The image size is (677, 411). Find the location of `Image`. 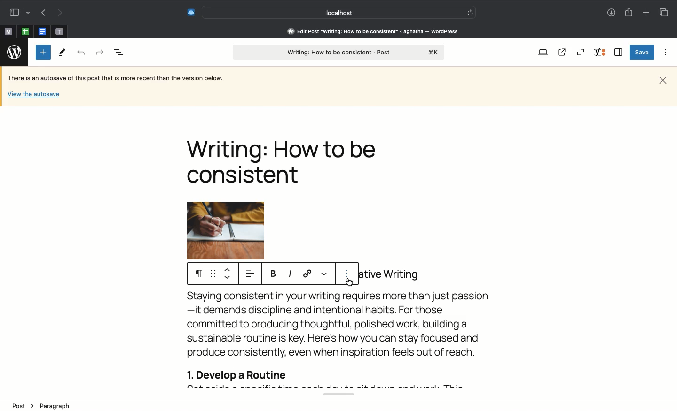

Image is located at coordinates (237, 230).